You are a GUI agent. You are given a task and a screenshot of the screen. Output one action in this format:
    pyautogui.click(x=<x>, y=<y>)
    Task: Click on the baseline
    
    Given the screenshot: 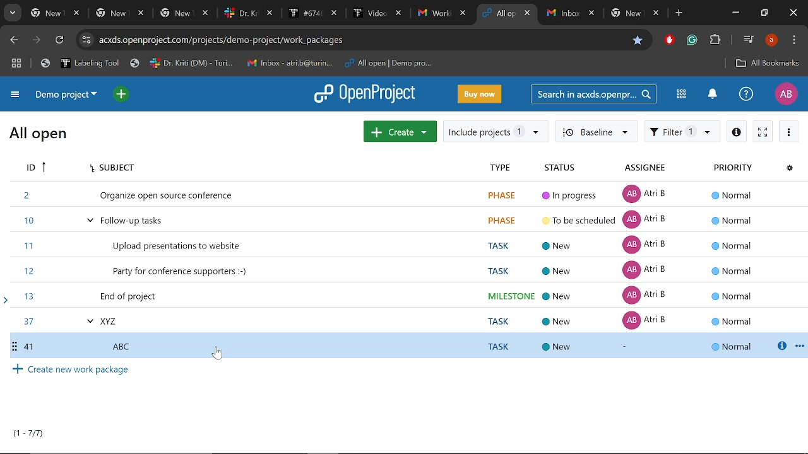 What is the action you would take?
    pyautogui.click(x=595, y=132)
    